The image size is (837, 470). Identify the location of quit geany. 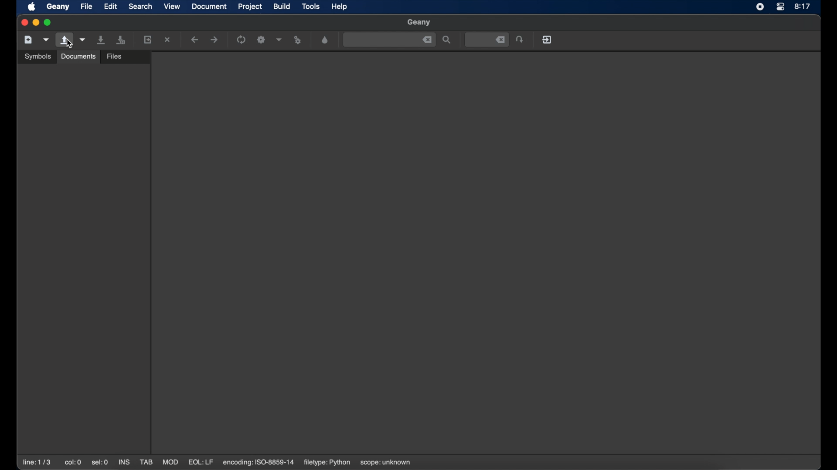
(547, 39).